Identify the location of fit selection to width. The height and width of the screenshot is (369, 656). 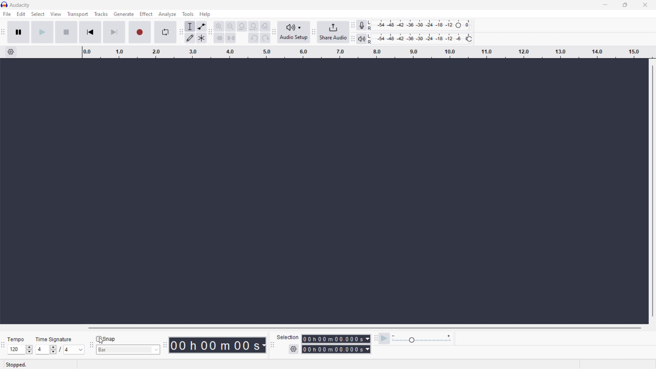
(242, 26).